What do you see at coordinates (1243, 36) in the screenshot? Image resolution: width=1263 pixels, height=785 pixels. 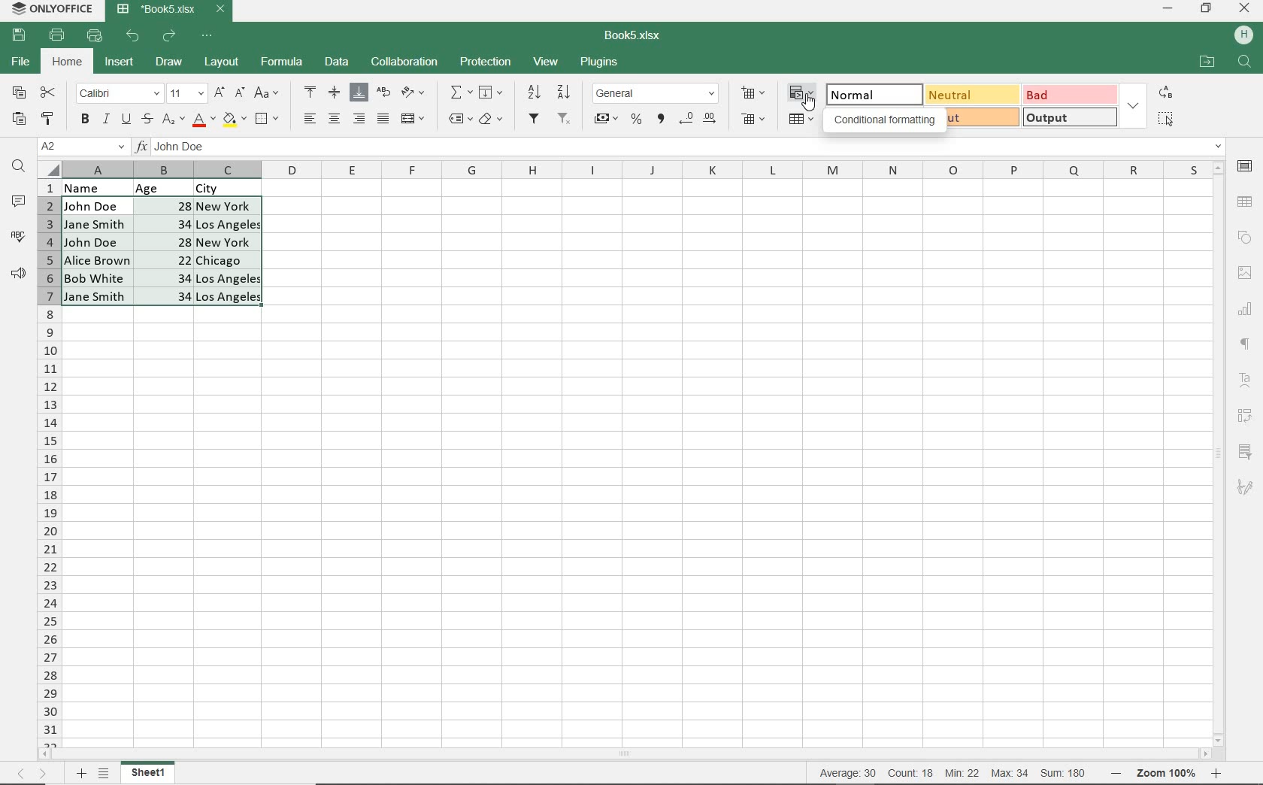 I see `HP` at bounding box center [1243, 36].